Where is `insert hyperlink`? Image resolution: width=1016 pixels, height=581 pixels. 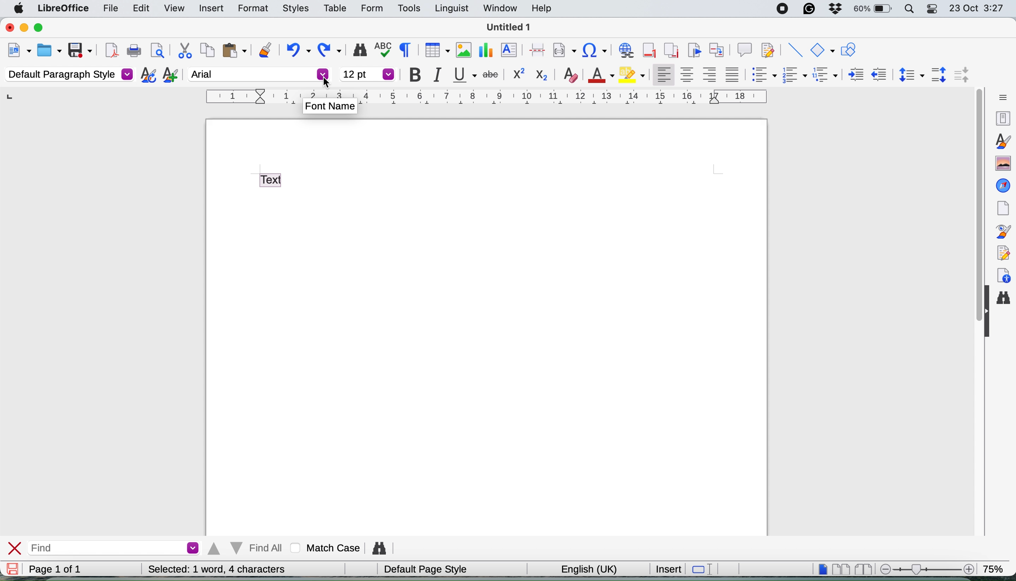 insert hyperlink is located at coordinates (625, 51).